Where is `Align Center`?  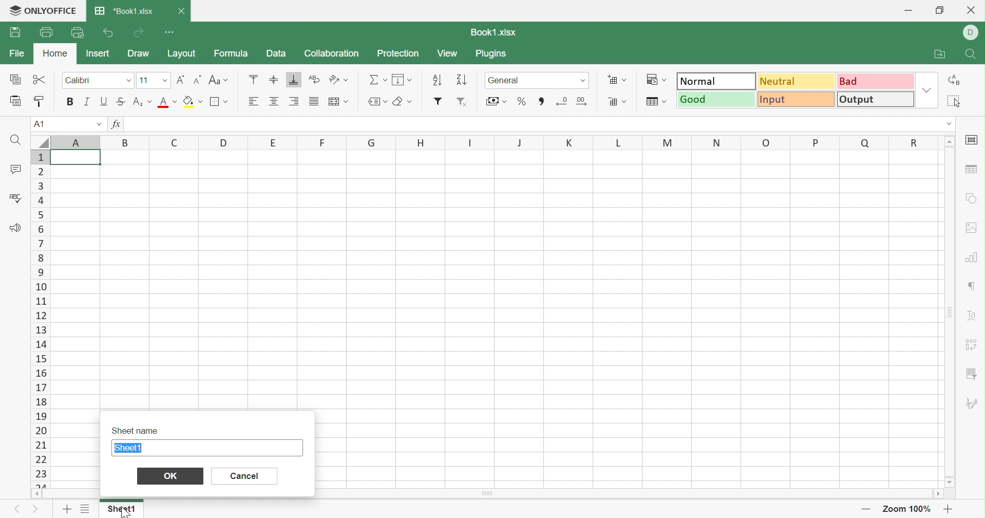 Align Center is located at coordinates (275, 101).